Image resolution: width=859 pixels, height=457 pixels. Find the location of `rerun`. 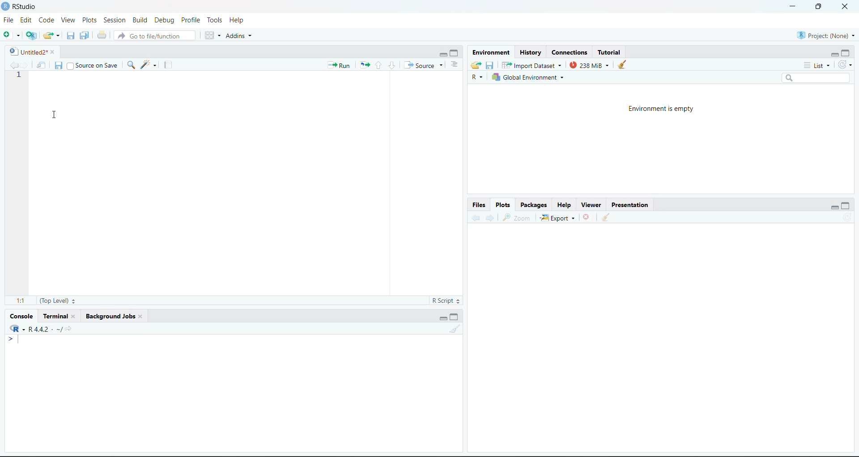

rerun is located at coordinates (365, 66).